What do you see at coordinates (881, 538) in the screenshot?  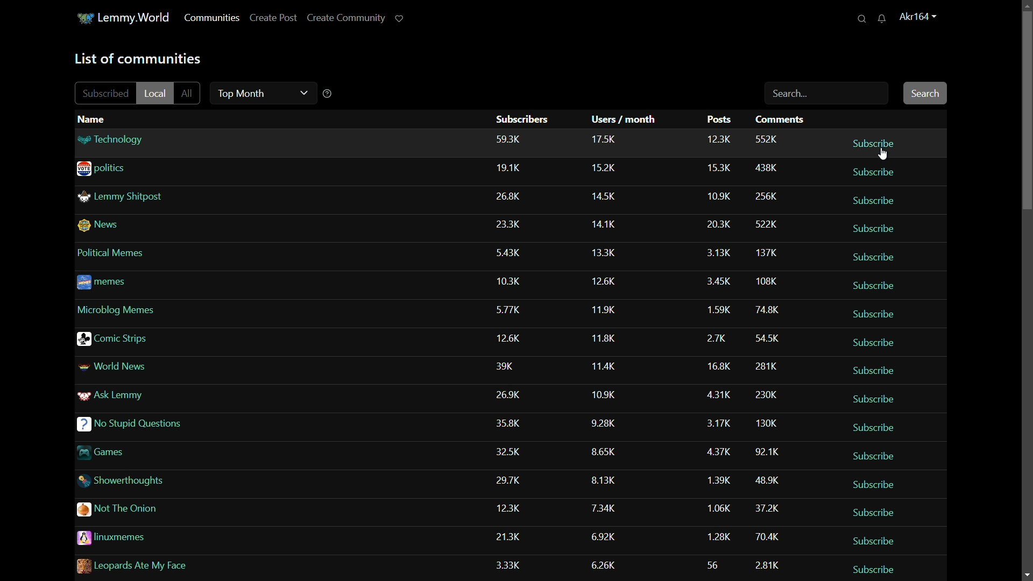 I see `subscribe/unsubscribe` at bounding box center [881, 538].